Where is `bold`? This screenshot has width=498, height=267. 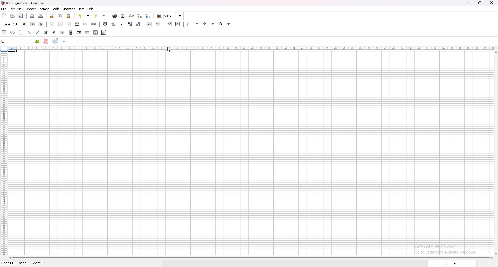
bold is located at coordinates (24, 24).